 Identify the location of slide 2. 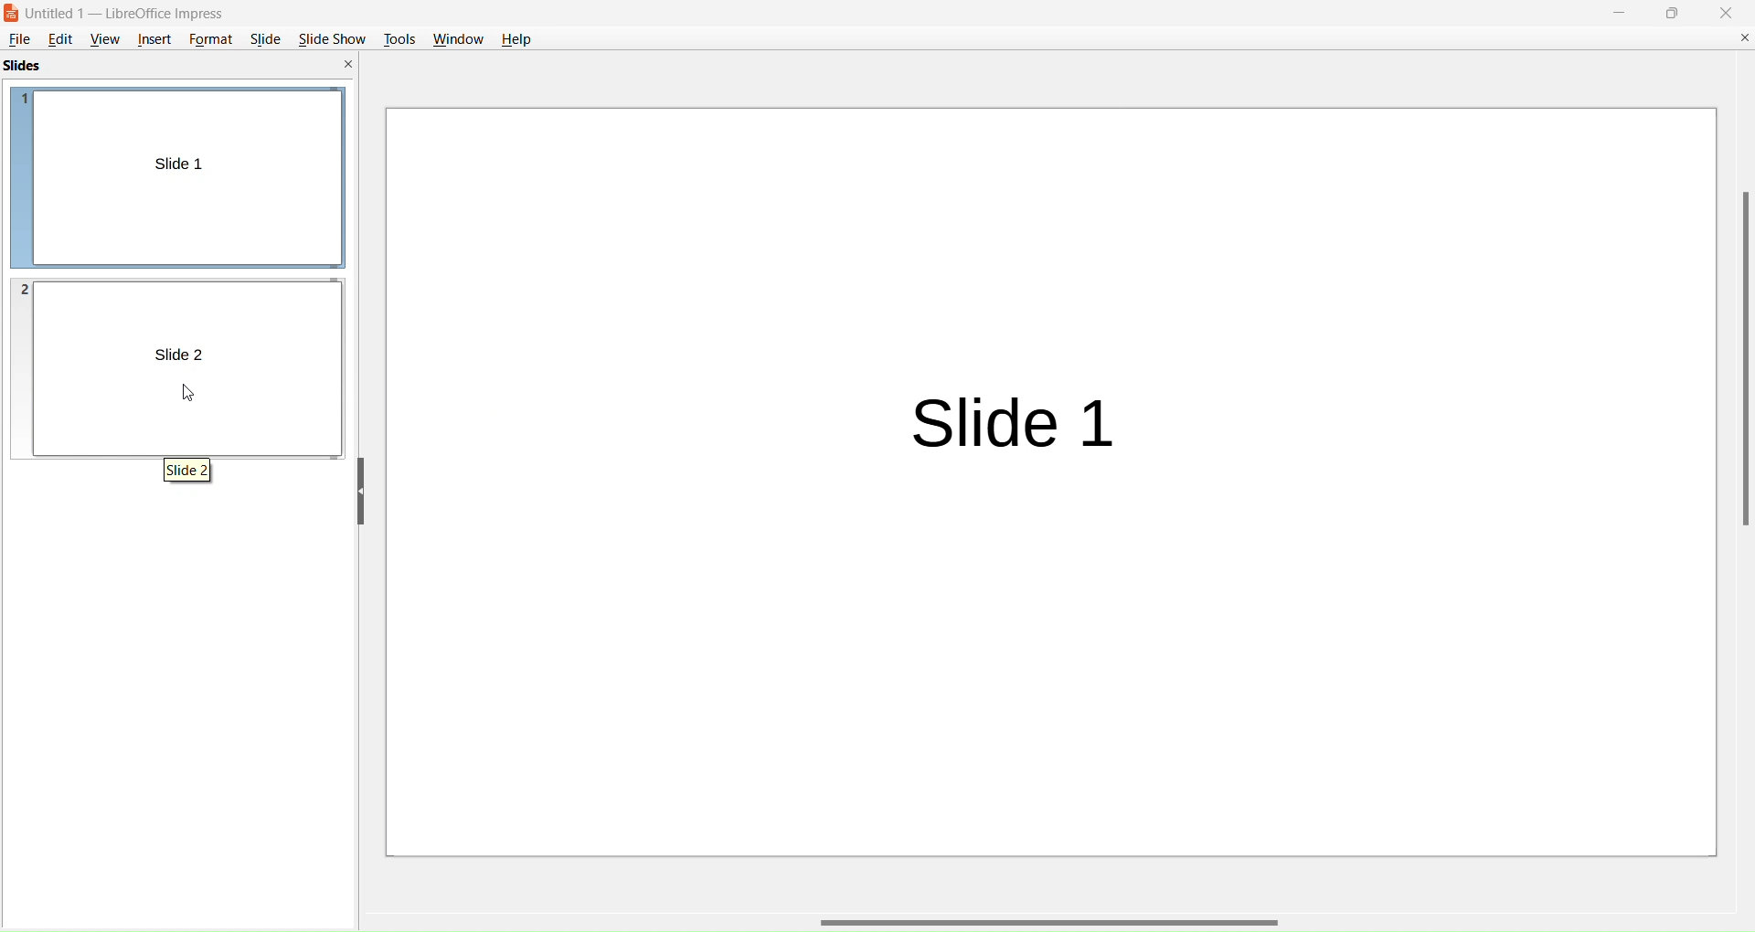
(186, 468).